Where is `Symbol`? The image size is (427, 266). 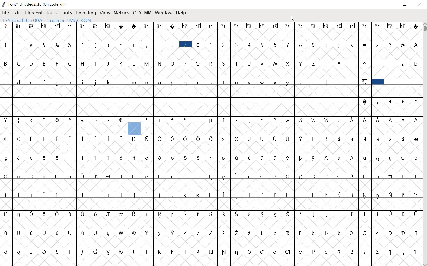 Symbol is located at coordinates (339, 232).